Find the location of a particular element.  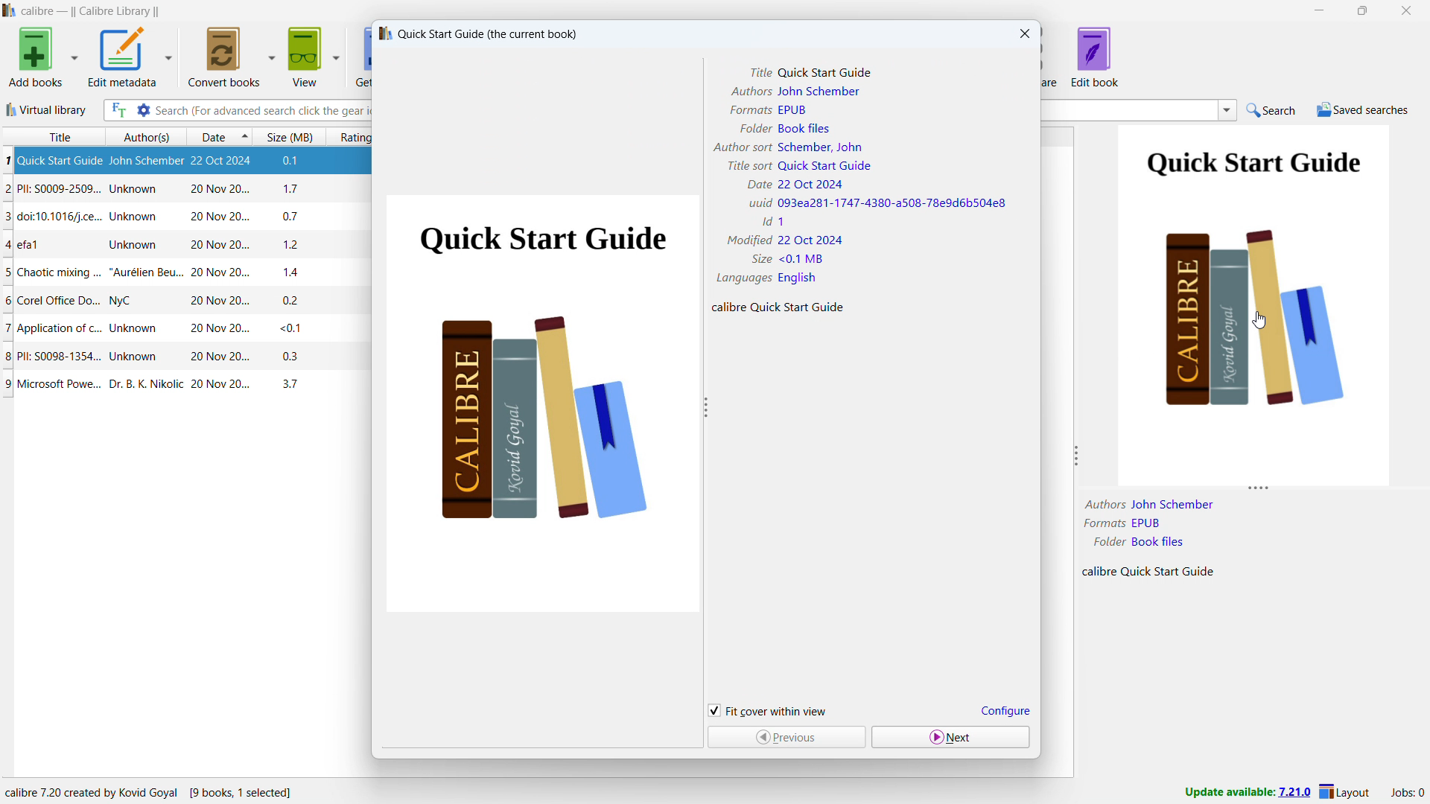

virtual library is located at coordinates (46, 109).